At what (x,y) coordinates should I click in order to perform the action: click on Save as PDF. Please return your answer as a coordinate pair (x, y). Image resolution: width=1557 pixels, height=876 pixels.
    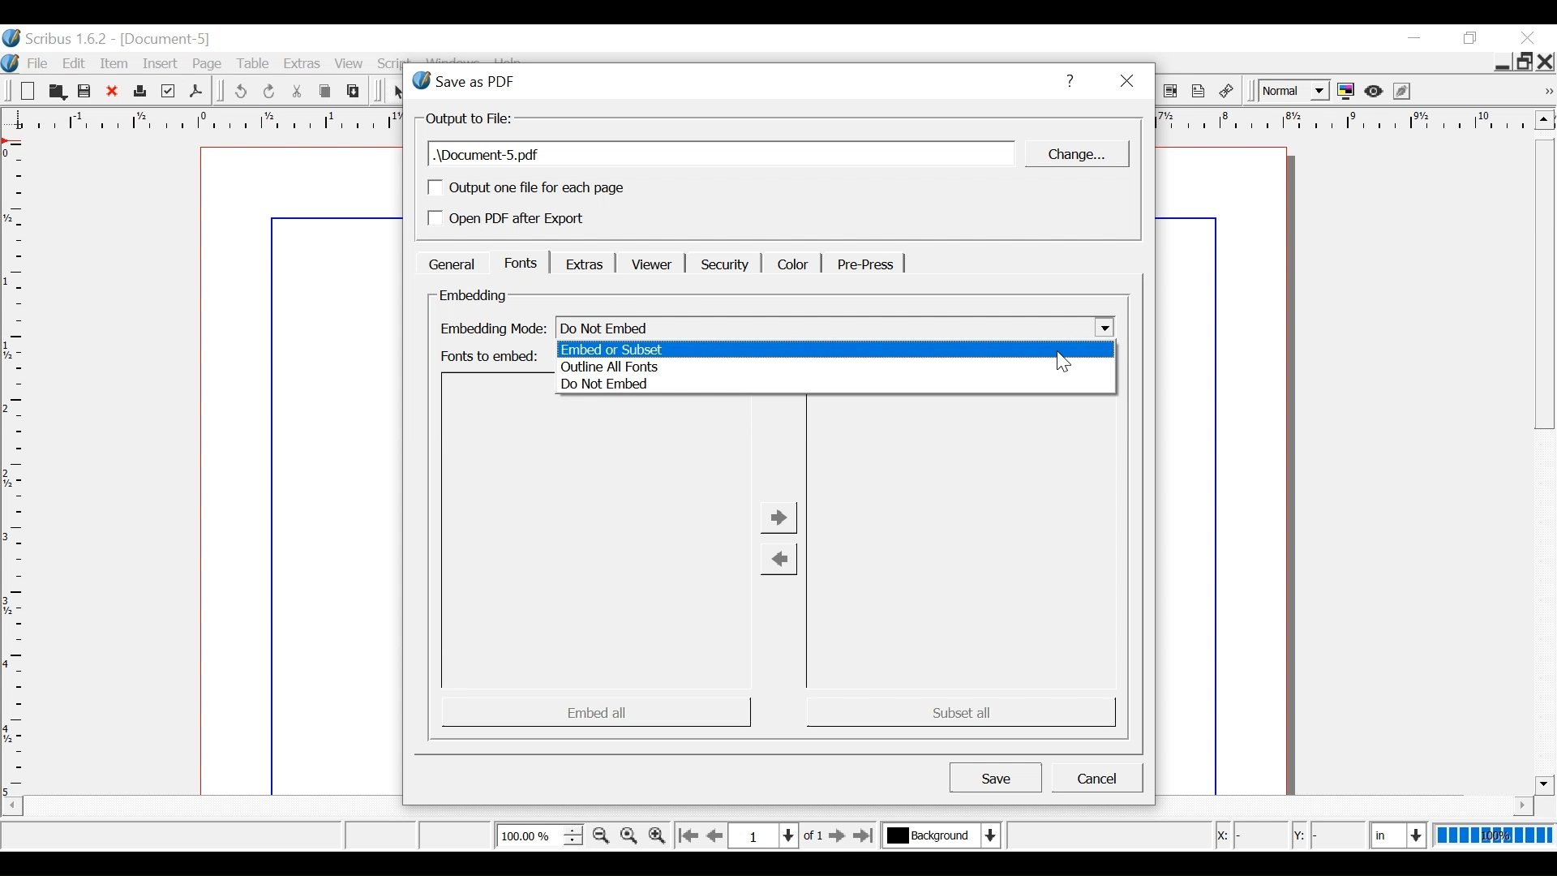
    Looking at the image, I should click on (717, 80).